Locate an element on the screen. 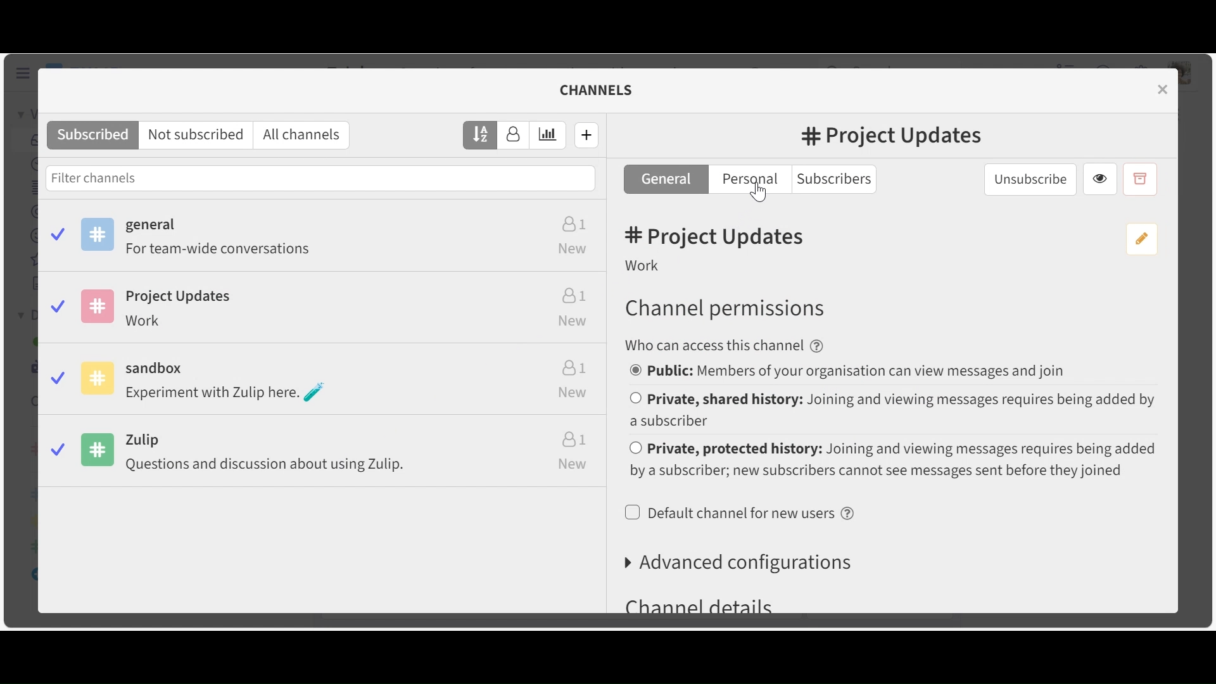  Description is located at coordinates (645, 268).